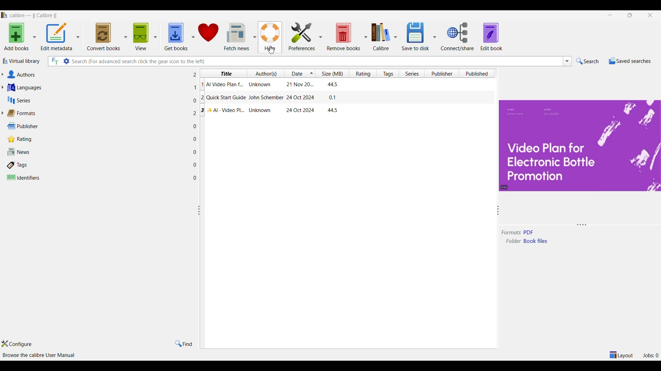  Describe the element at coordinates (416, 36) in the screenshot. I see `Save to disk` at that location.